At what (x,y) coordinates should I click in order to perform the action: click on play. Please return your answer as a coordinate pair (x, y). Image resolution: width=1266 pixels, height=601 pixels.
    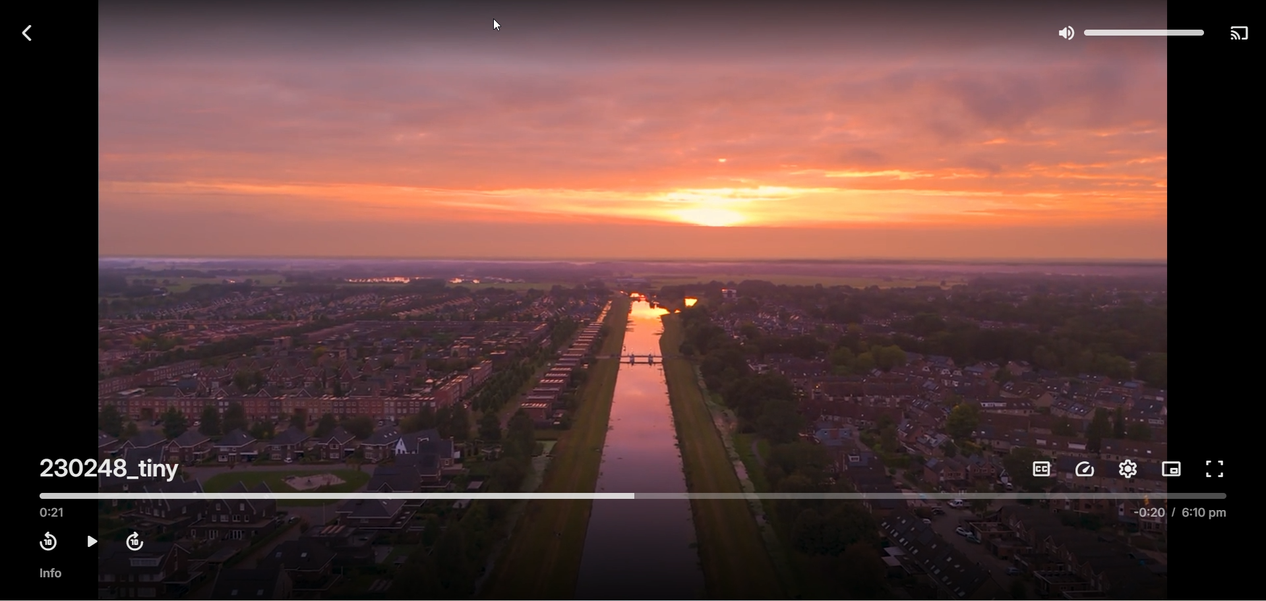
    Looking at the image, I should click on (90, 543).